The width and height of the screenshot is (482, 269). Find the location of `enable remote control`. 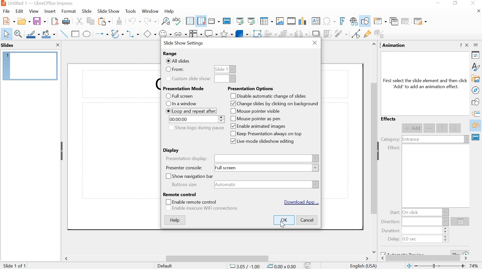

enable remote control is located at coordinates (190, 202).